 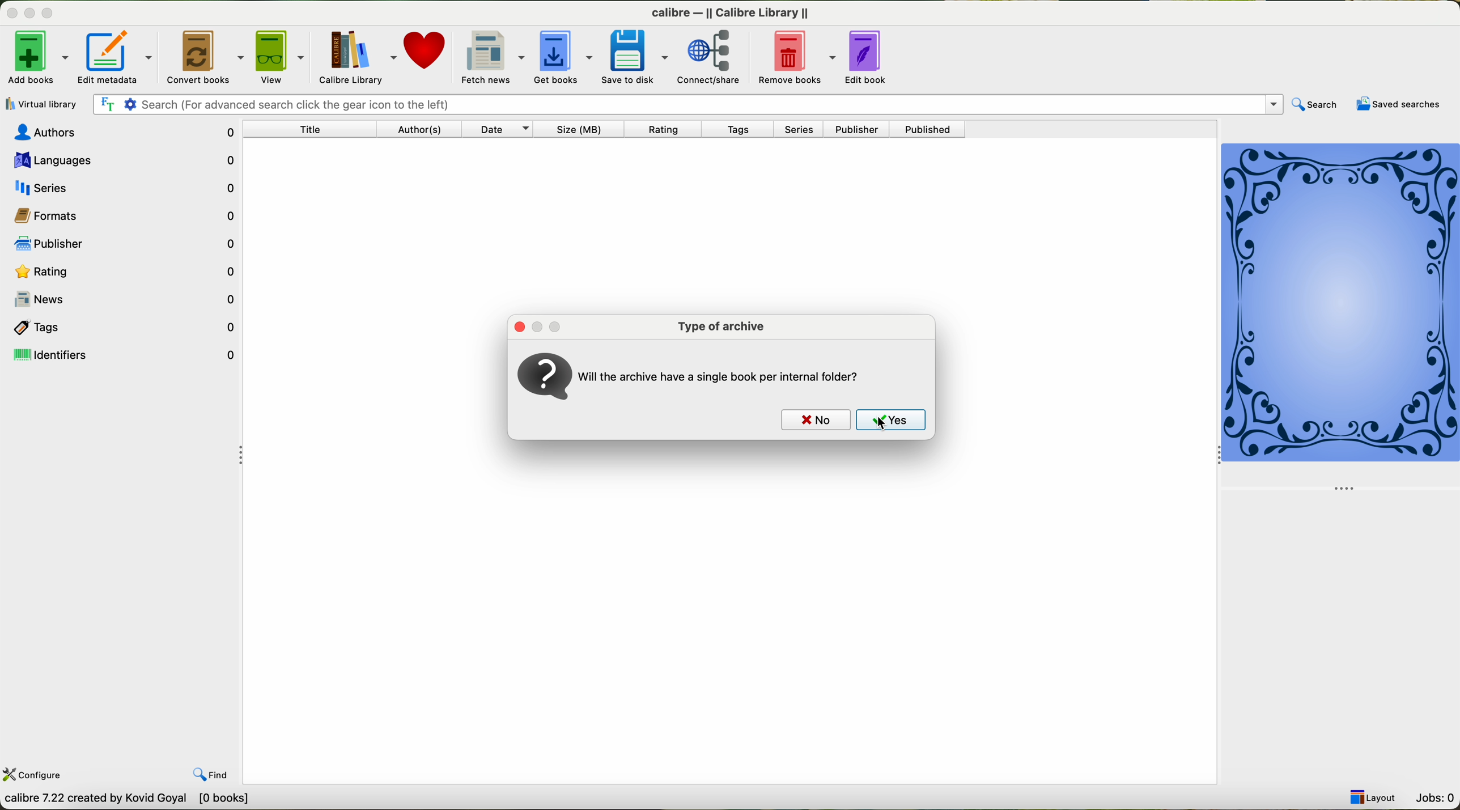 I want to click on maximize, so click(x=50, y=13).